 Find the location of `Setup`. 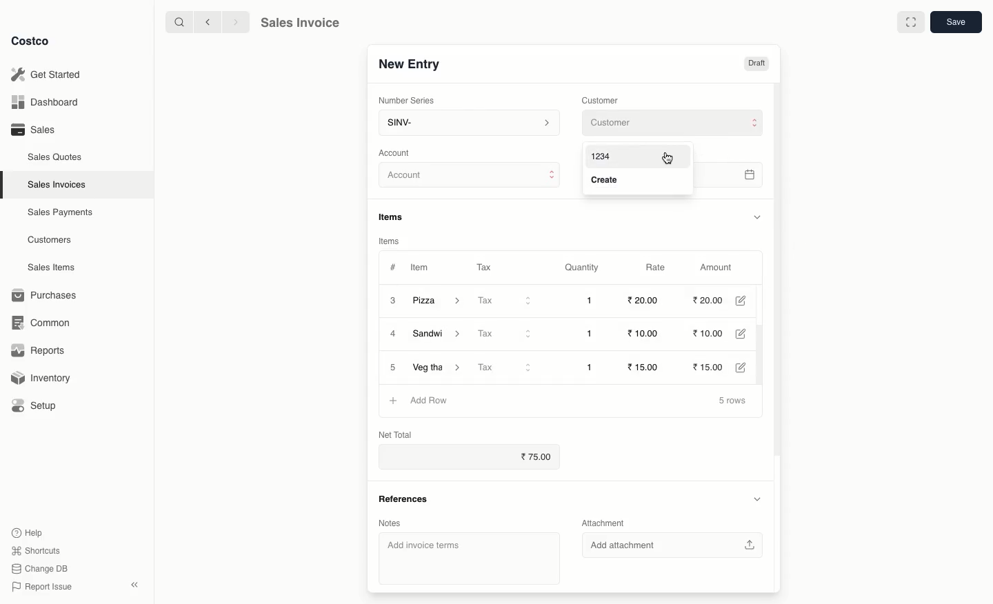

Setup is located at coordinates (39, 405).